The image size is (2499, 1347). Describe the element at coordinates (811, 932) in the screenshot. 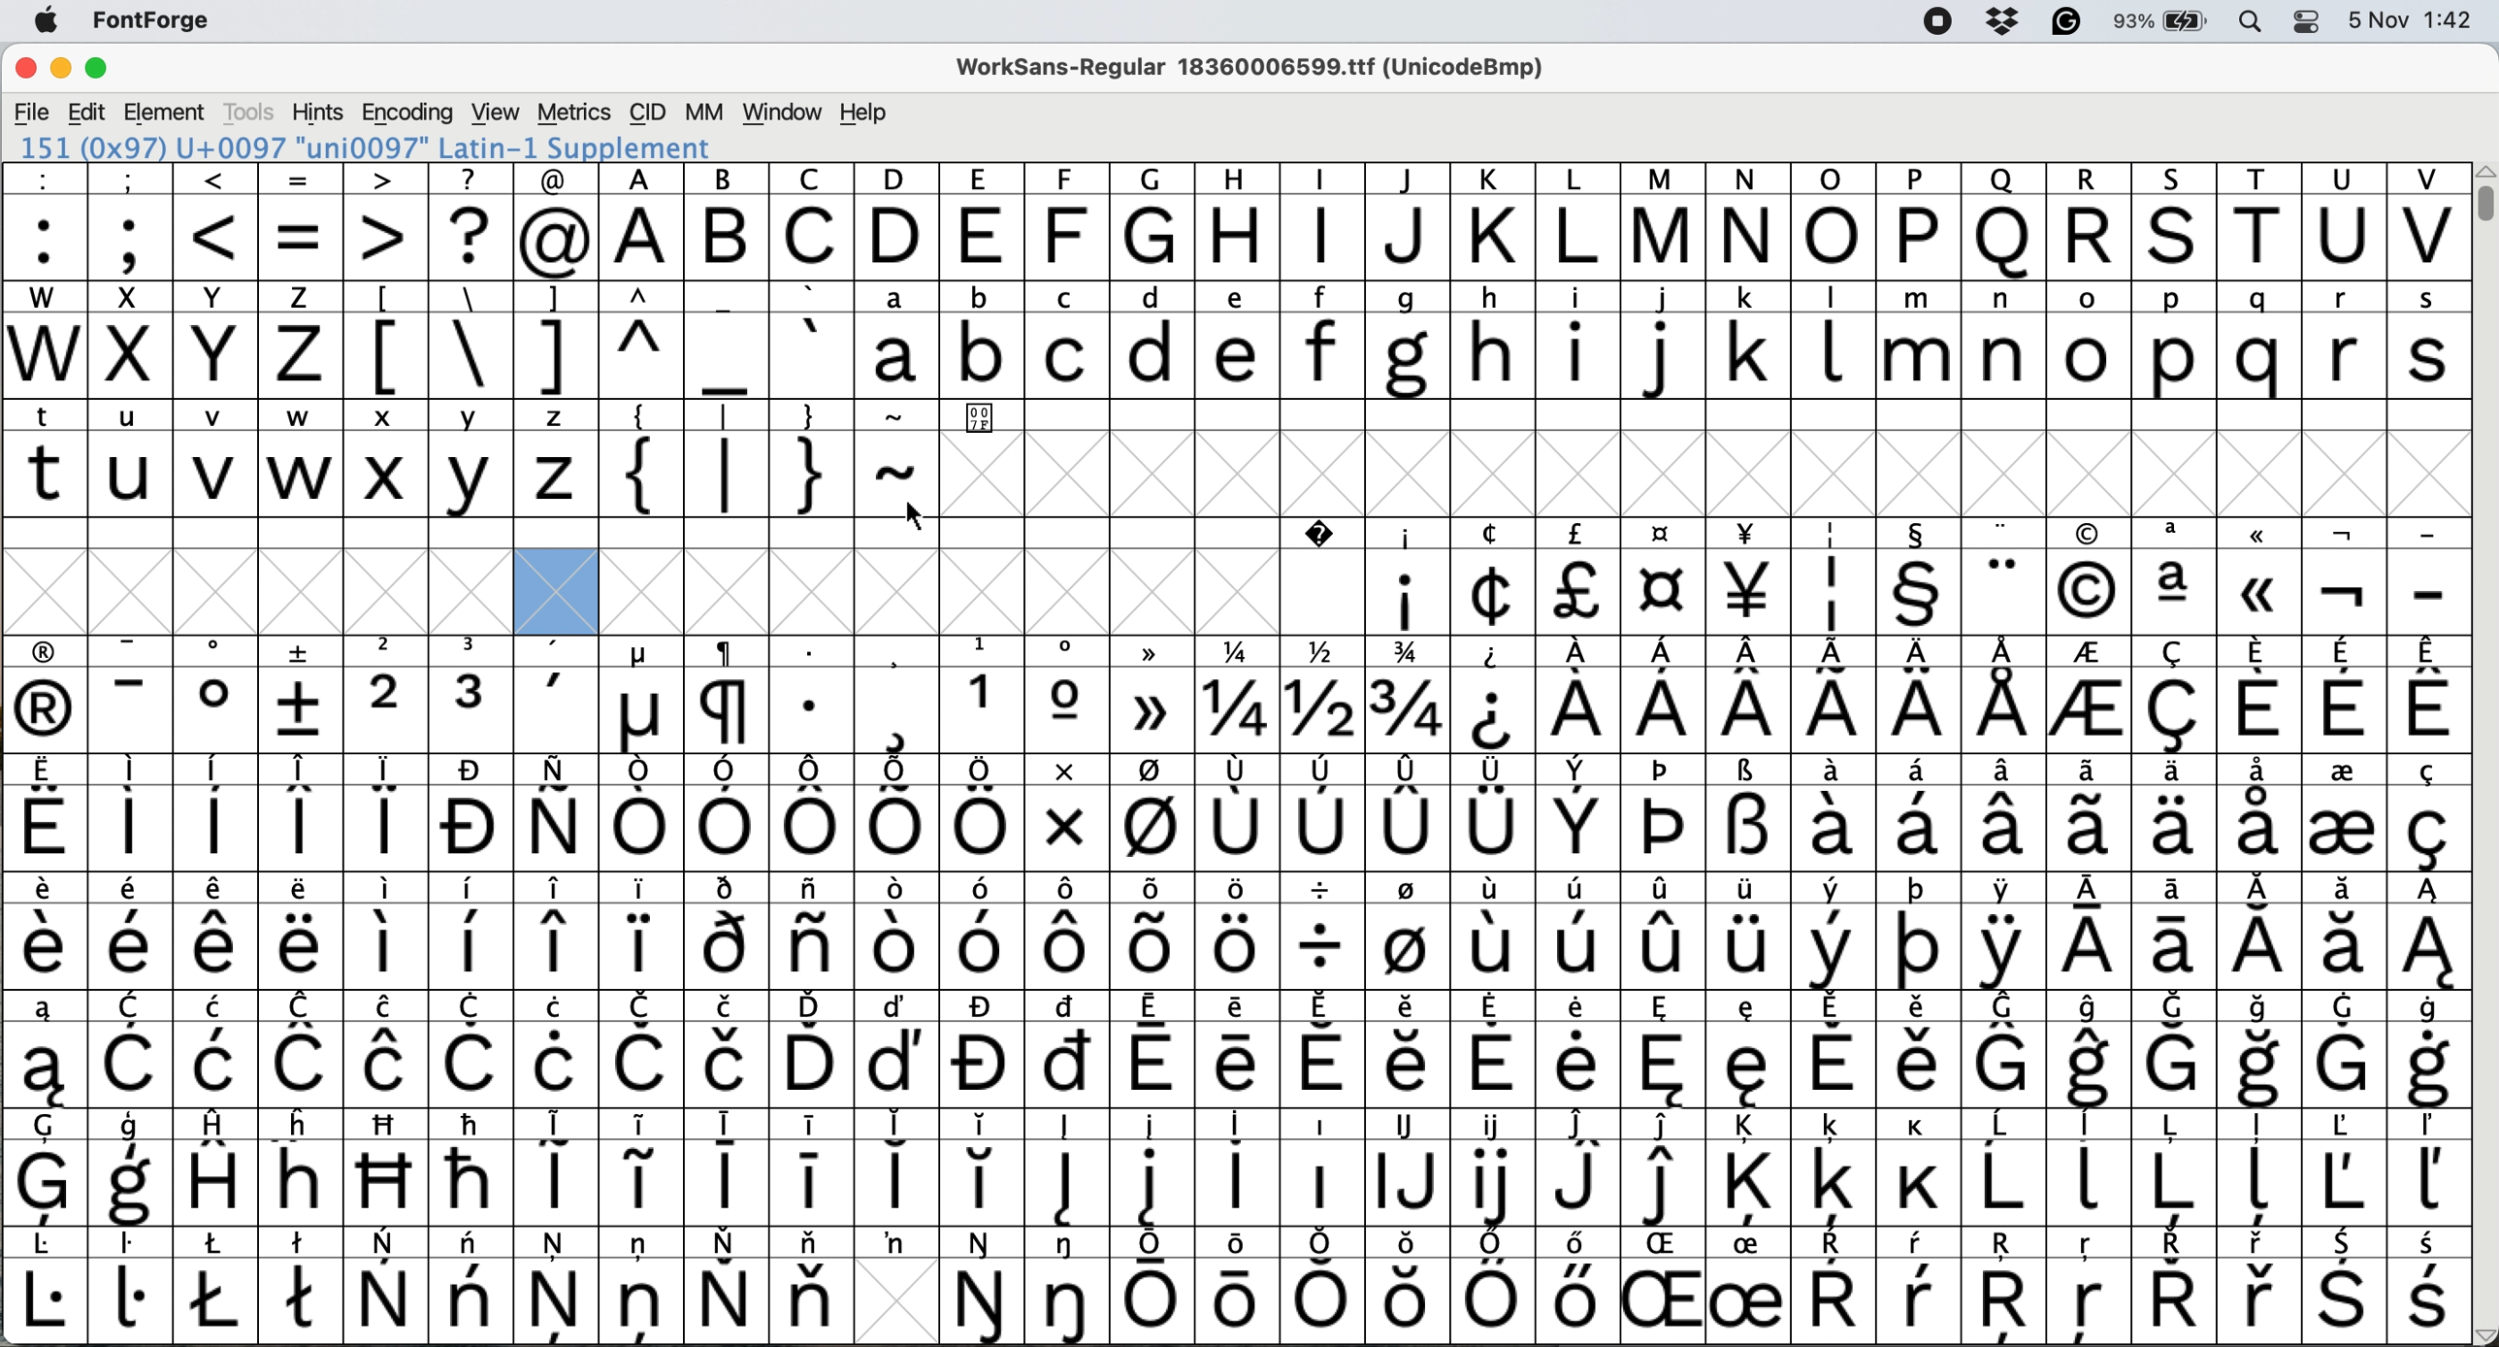

I see `symbol` at that location.